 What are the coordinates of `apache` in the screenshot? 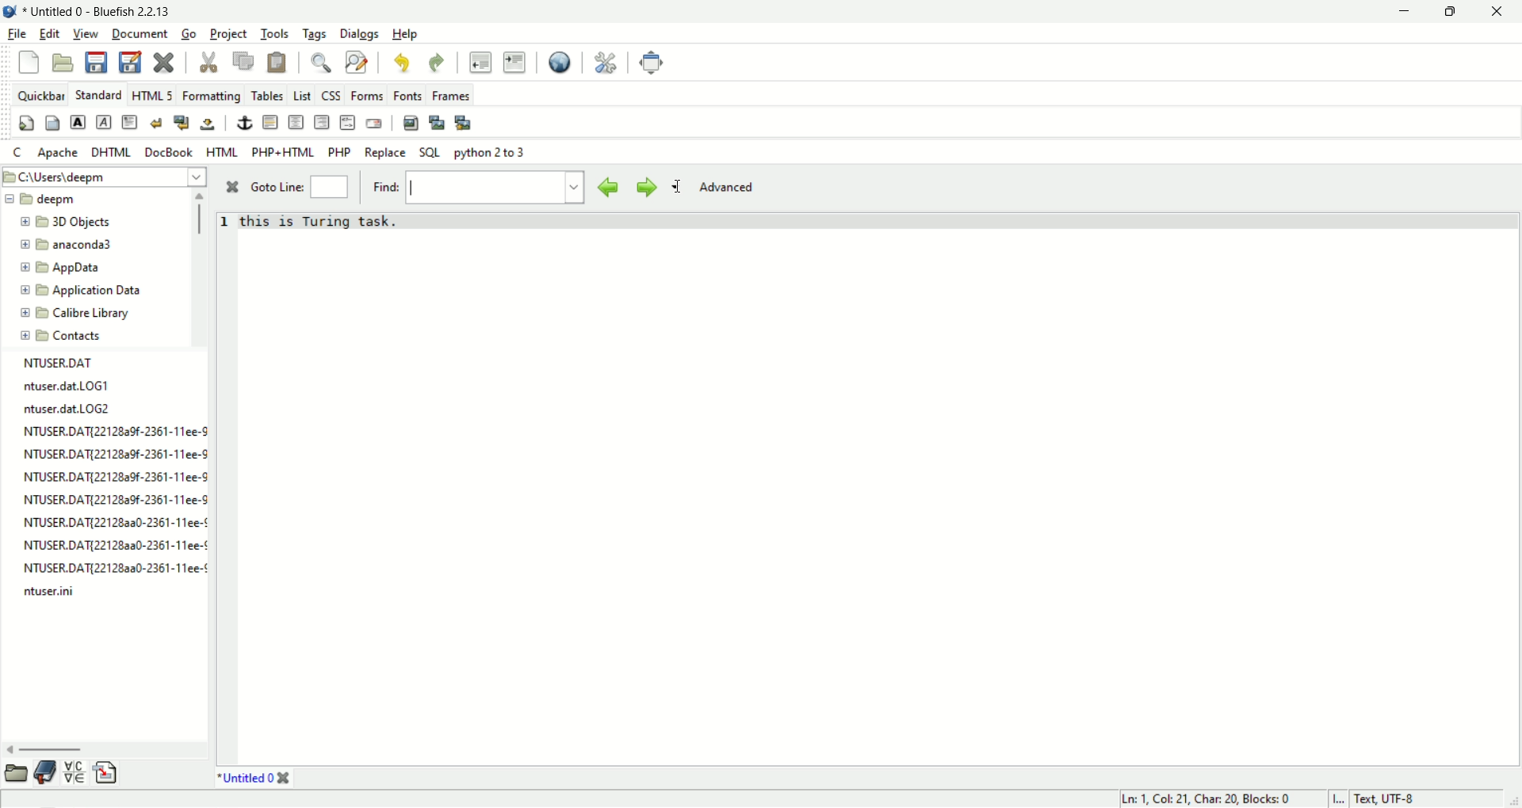 It's located at (59, 152).